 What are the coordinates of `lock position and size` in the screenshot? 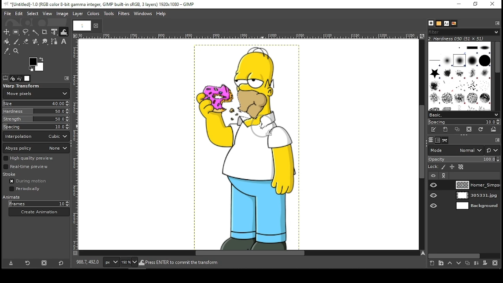 It's located at (452, 167).